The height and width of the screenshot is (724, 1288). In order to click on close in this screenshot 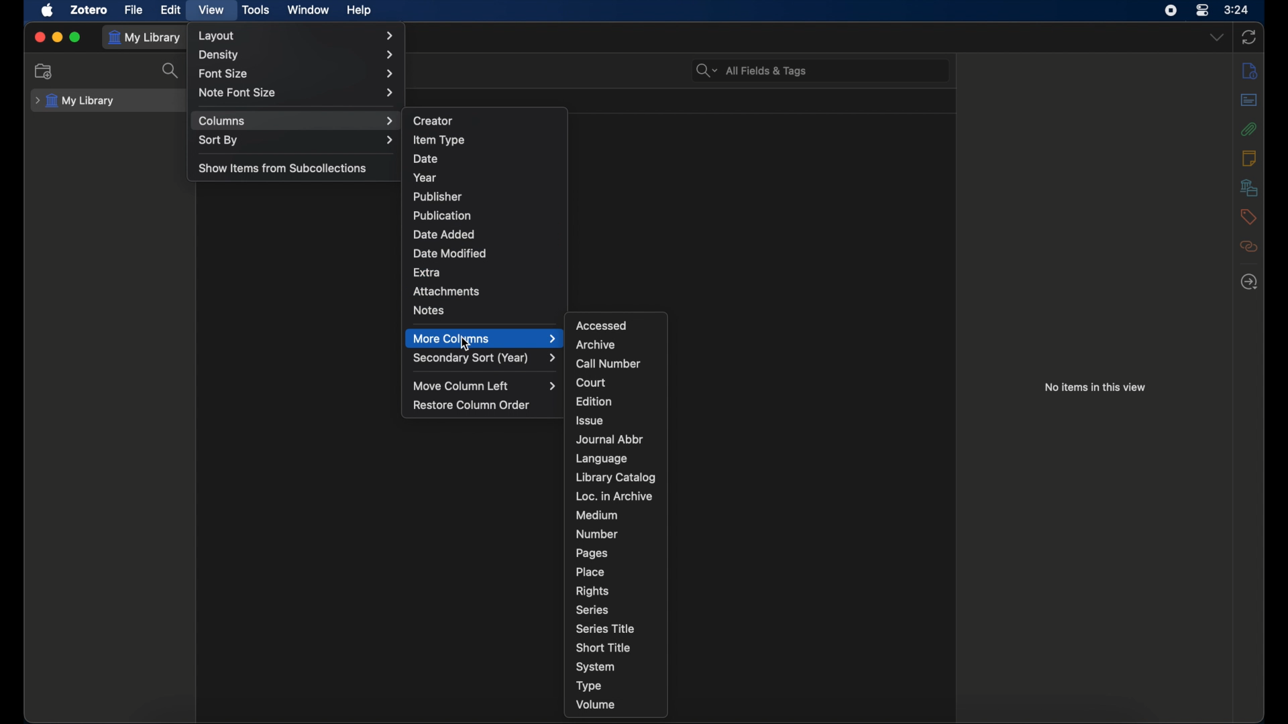, I will do `click(40, 38)`.